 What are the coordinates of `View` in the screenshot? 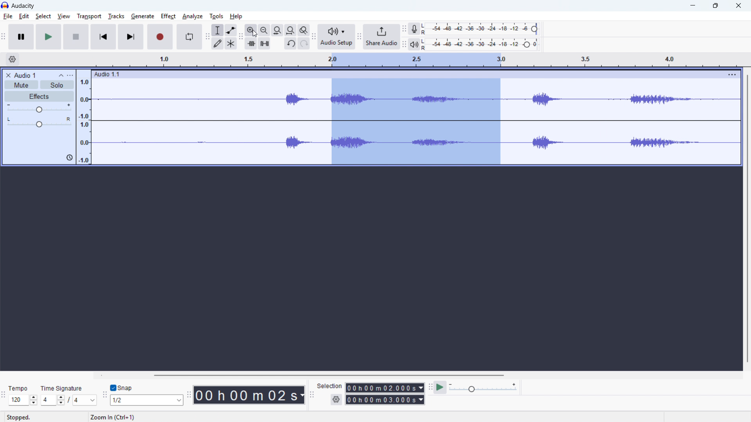 It's located at (63, 16).